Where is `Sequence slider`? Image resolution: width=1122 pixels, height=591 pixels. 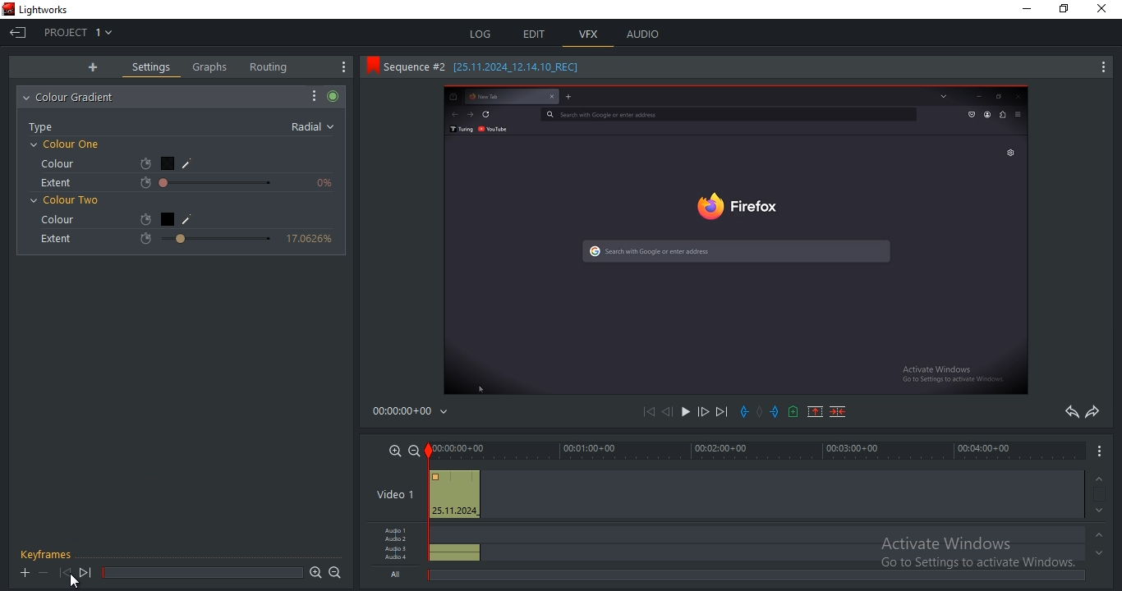 Sequence slider is located at coordinates (430, 499).